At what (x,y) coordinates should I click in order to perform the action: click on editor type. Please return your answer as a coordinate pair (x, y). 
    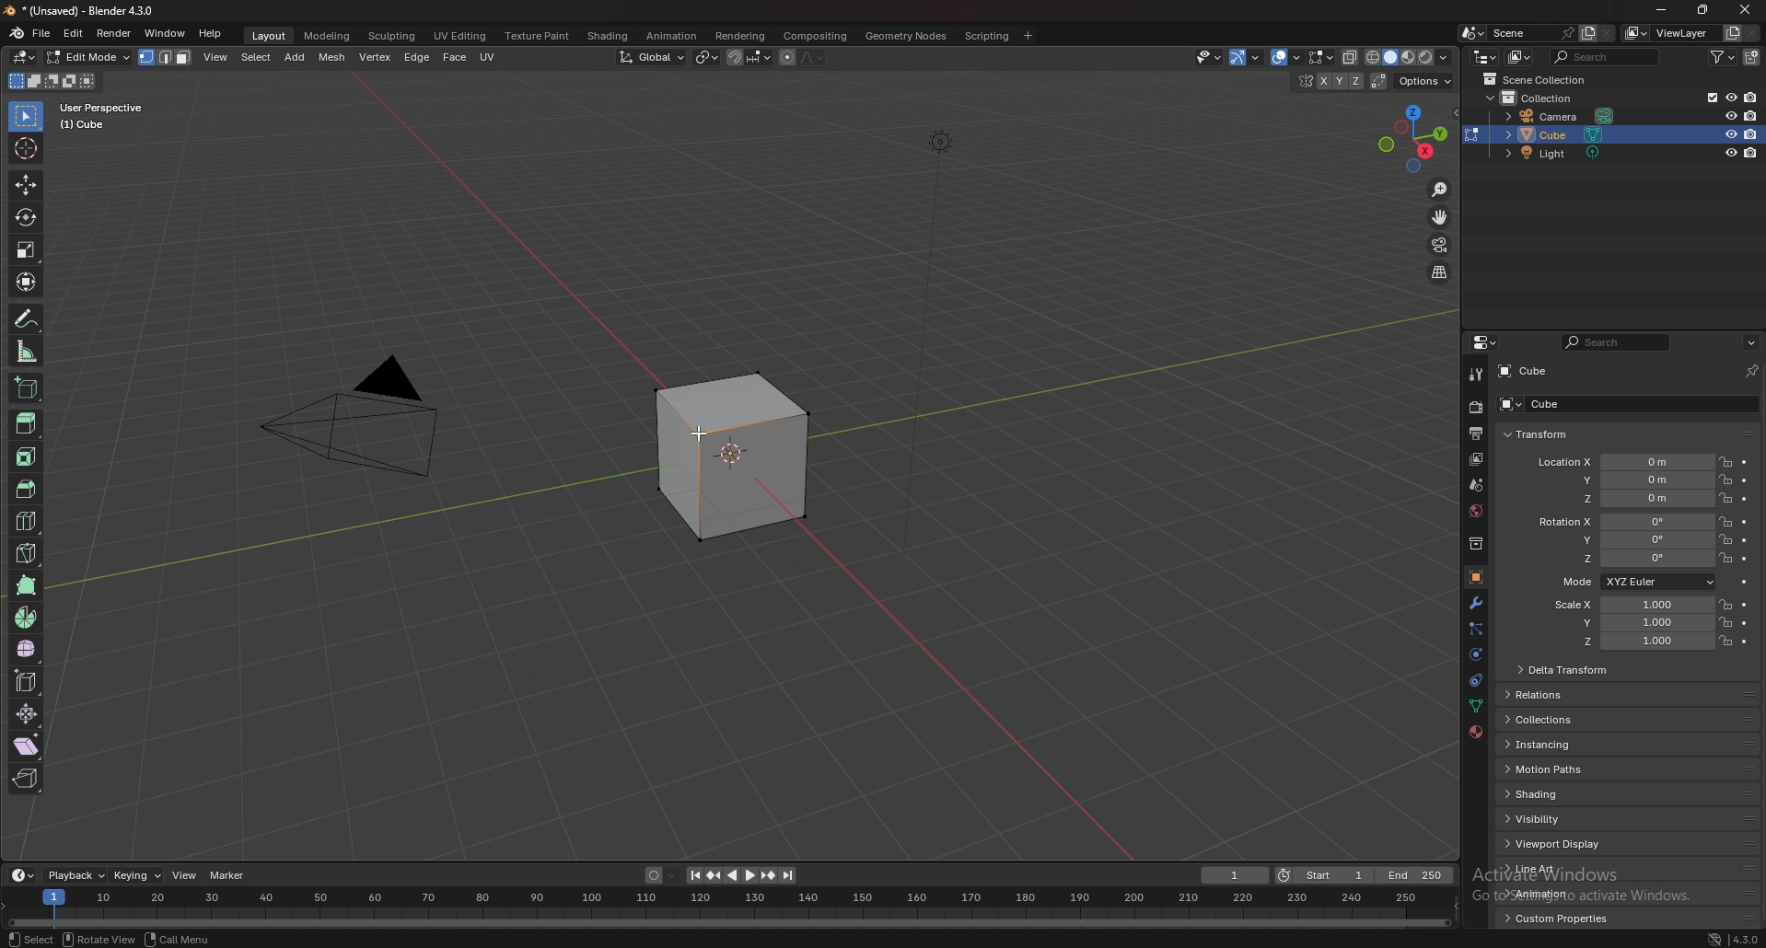
    Looking at the image, I should click on (1486, 57).